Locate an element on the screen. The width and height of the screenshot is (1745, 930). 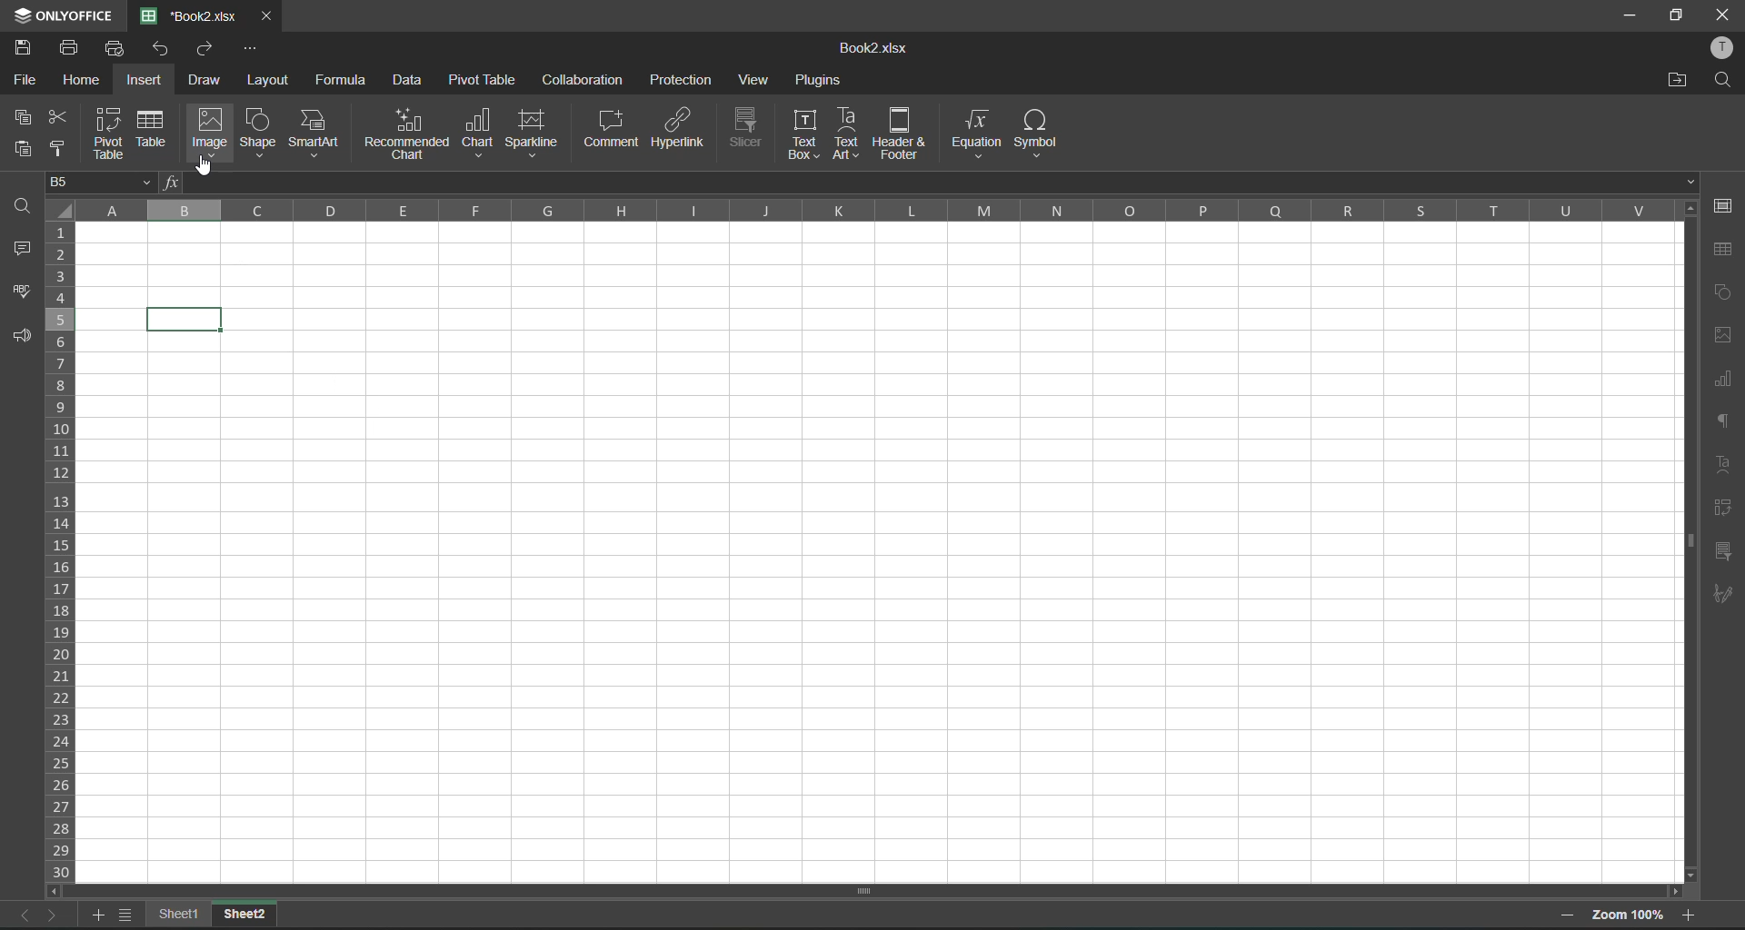
plugins is located at coordinates (820, 81).